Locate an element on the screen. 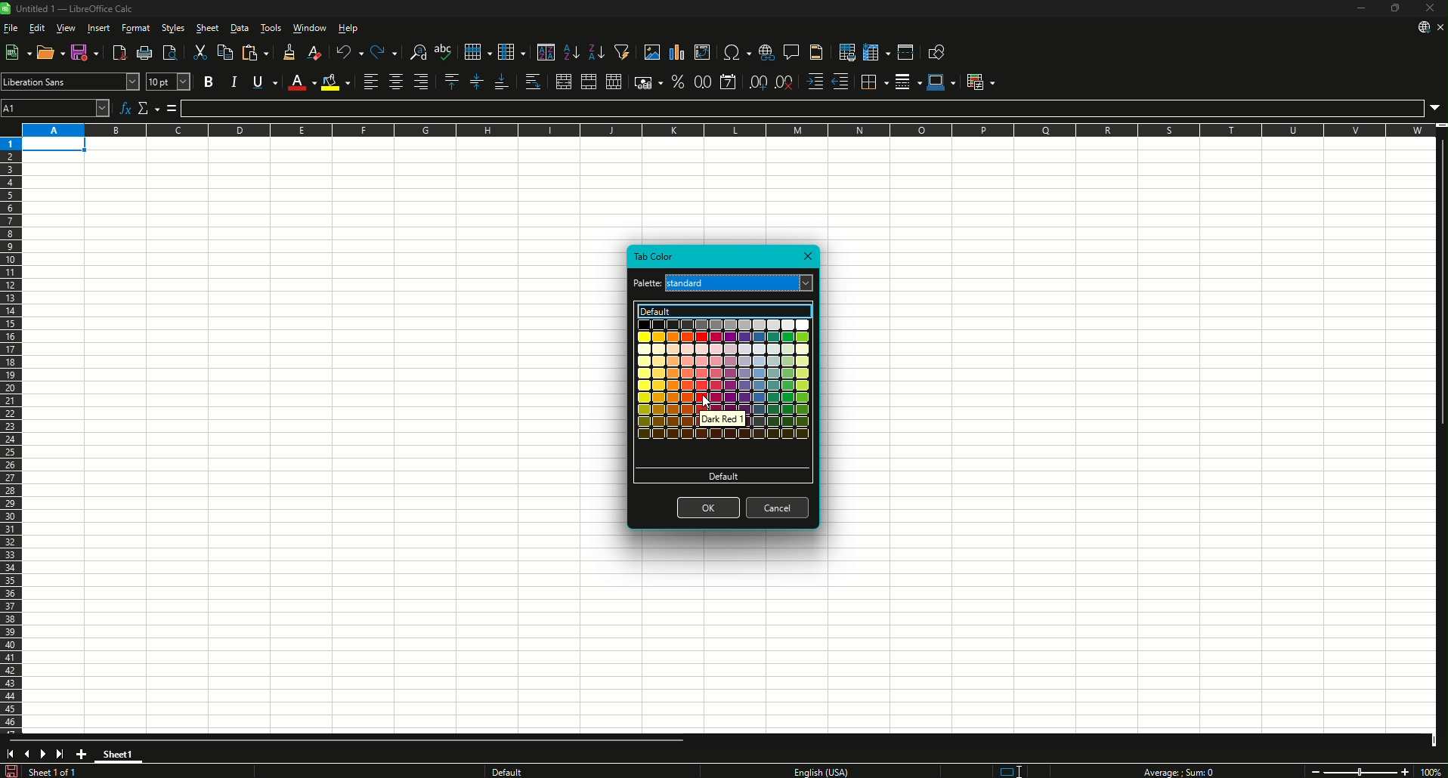 The width and height of the screenshot is (1448, 778). Zoom slider is located at coordinates (1360, 771).